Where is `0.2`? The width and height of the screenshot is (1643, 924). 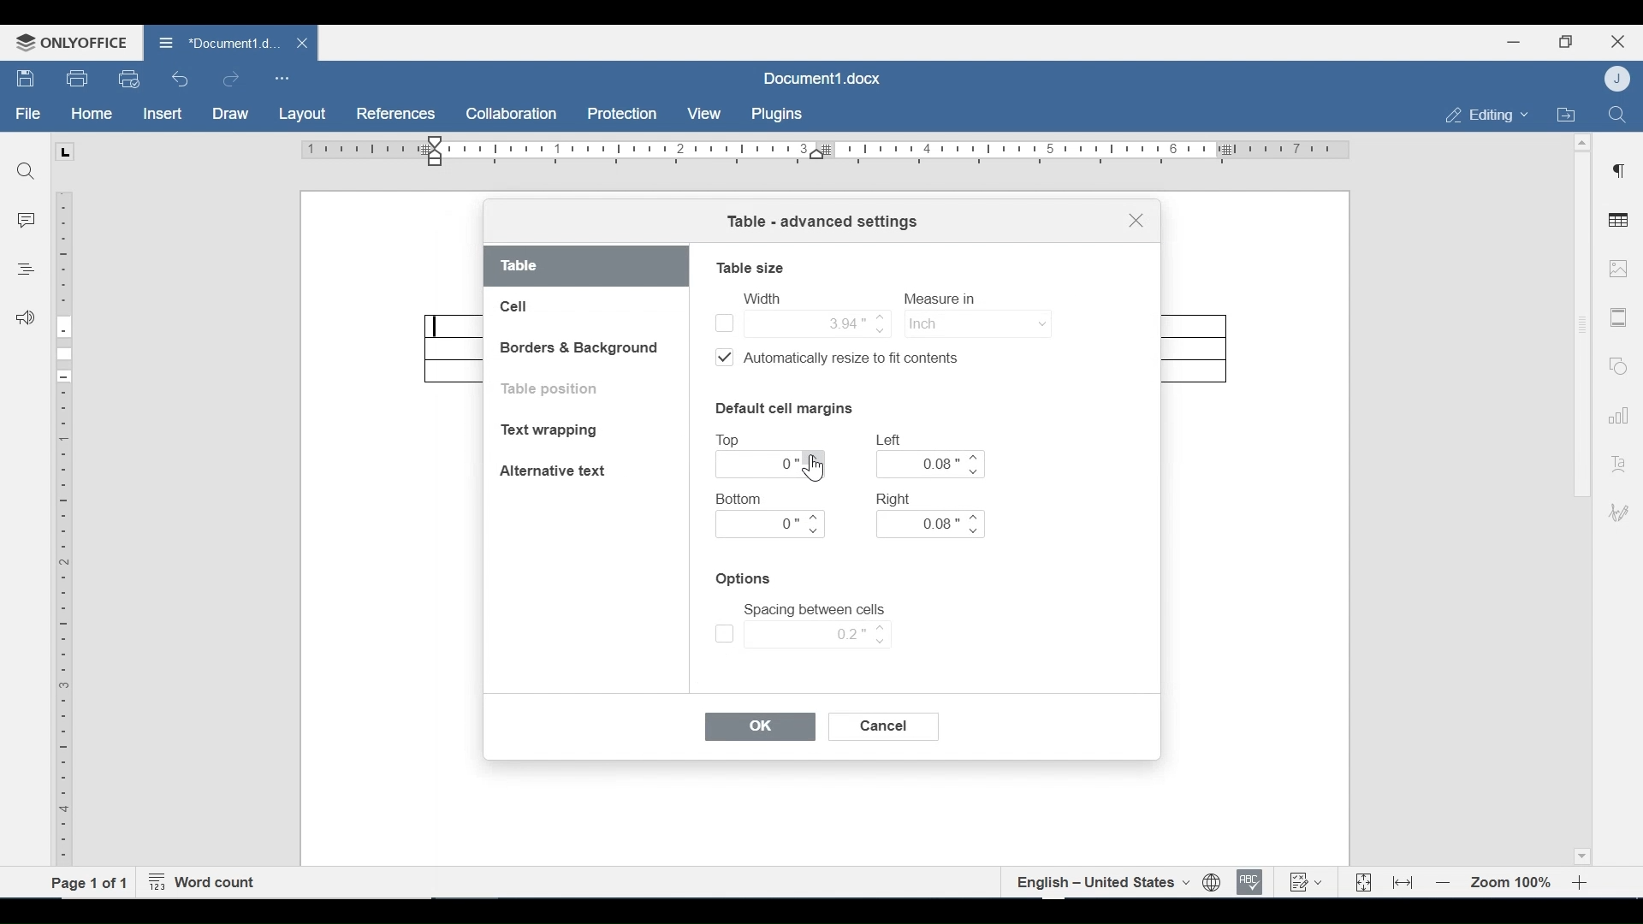
0.2 is located at coordinates (803, 634).